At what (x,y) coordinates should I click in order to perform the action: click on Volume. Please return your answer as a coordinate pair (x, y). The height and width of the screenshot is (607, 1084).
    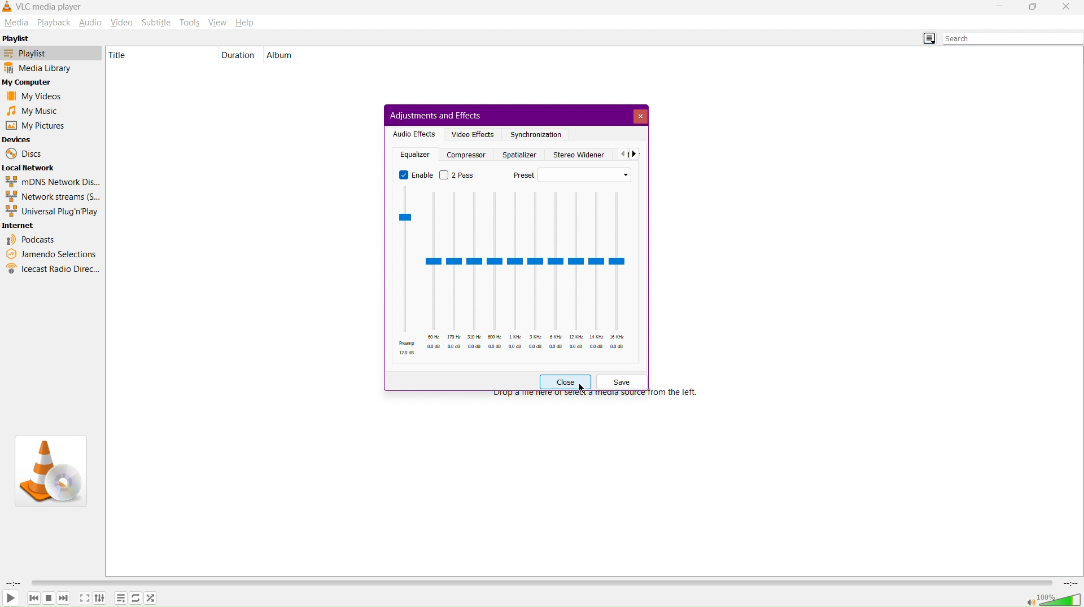
    Looking at the image, I should click on (1047, 599).